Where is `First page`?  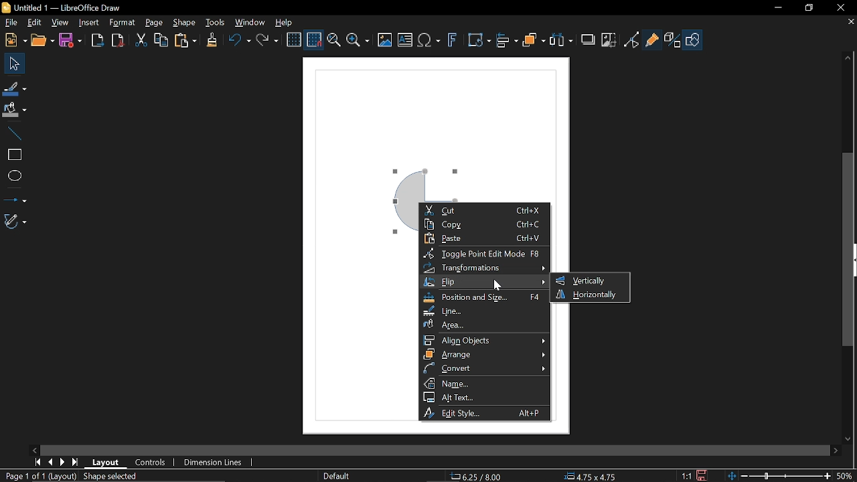
First page is located at coordinates (36, 462).